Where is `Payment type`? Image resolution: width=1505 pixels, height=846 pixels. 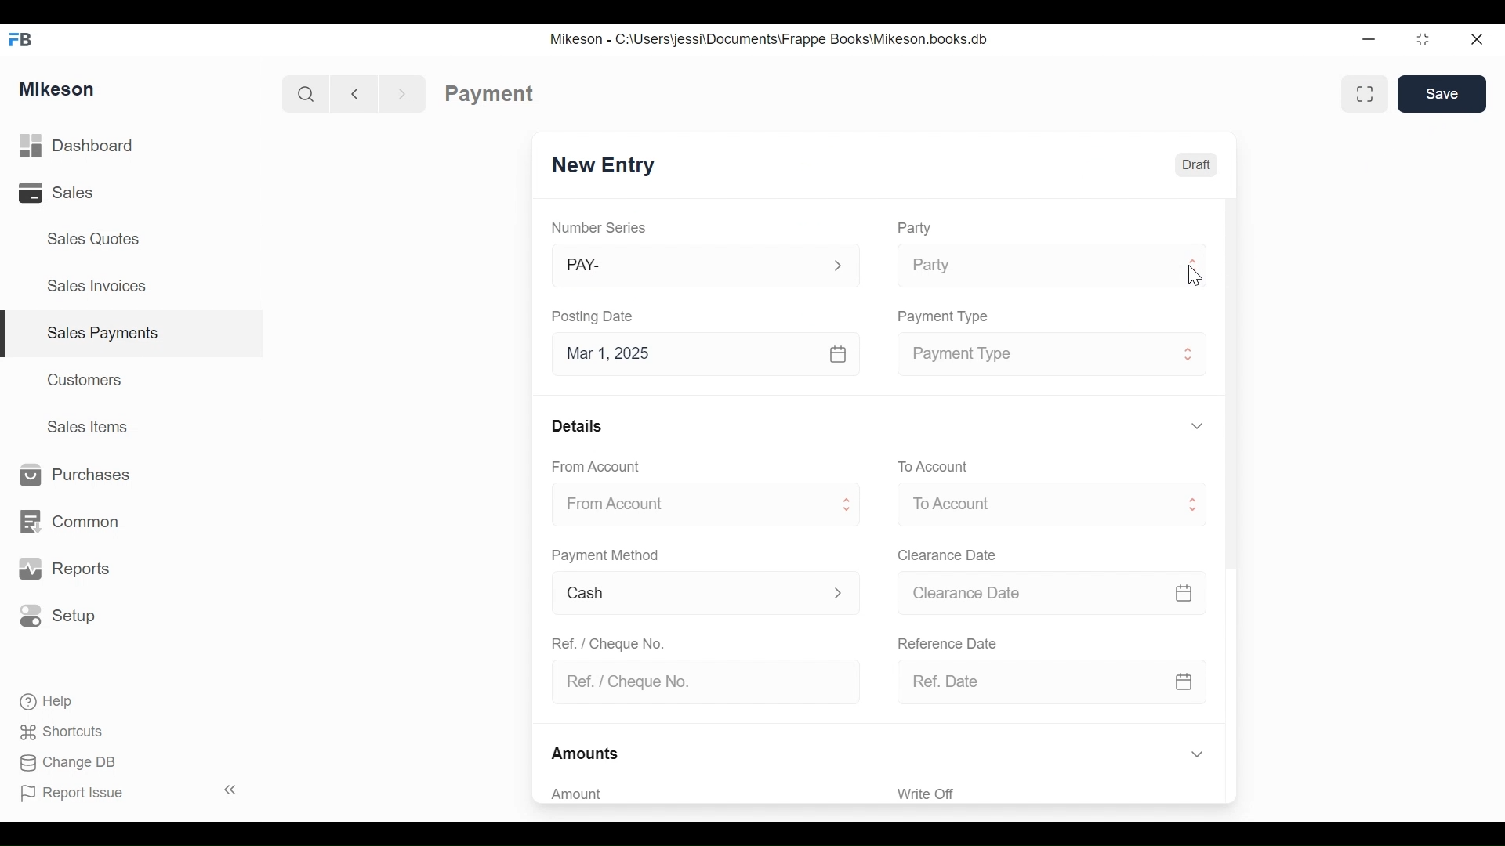 Payment type is located at coordinates (945, 316).